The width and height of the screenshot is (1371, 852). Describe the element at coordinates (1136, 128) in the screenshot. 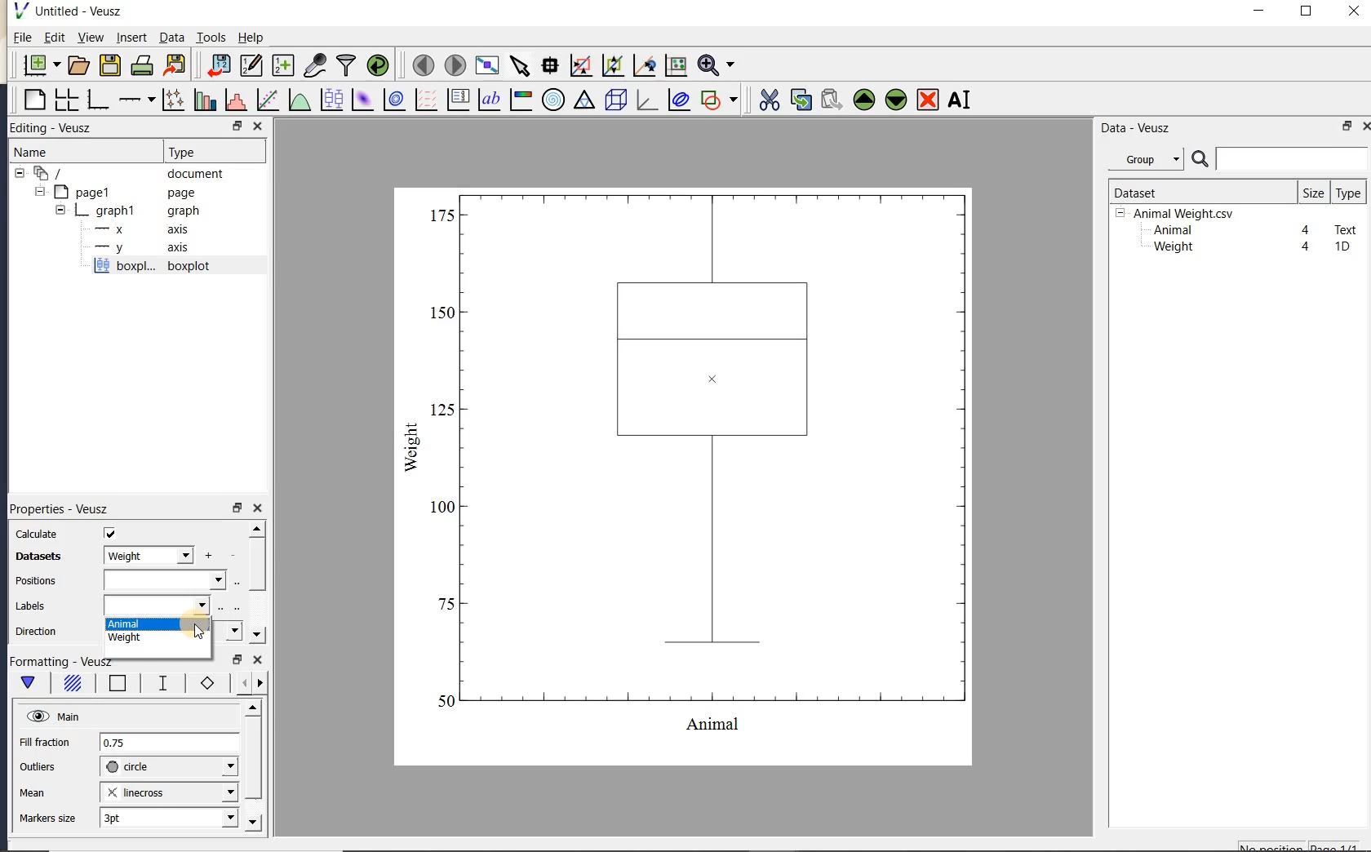

I see `Data-Veusz` at that location.